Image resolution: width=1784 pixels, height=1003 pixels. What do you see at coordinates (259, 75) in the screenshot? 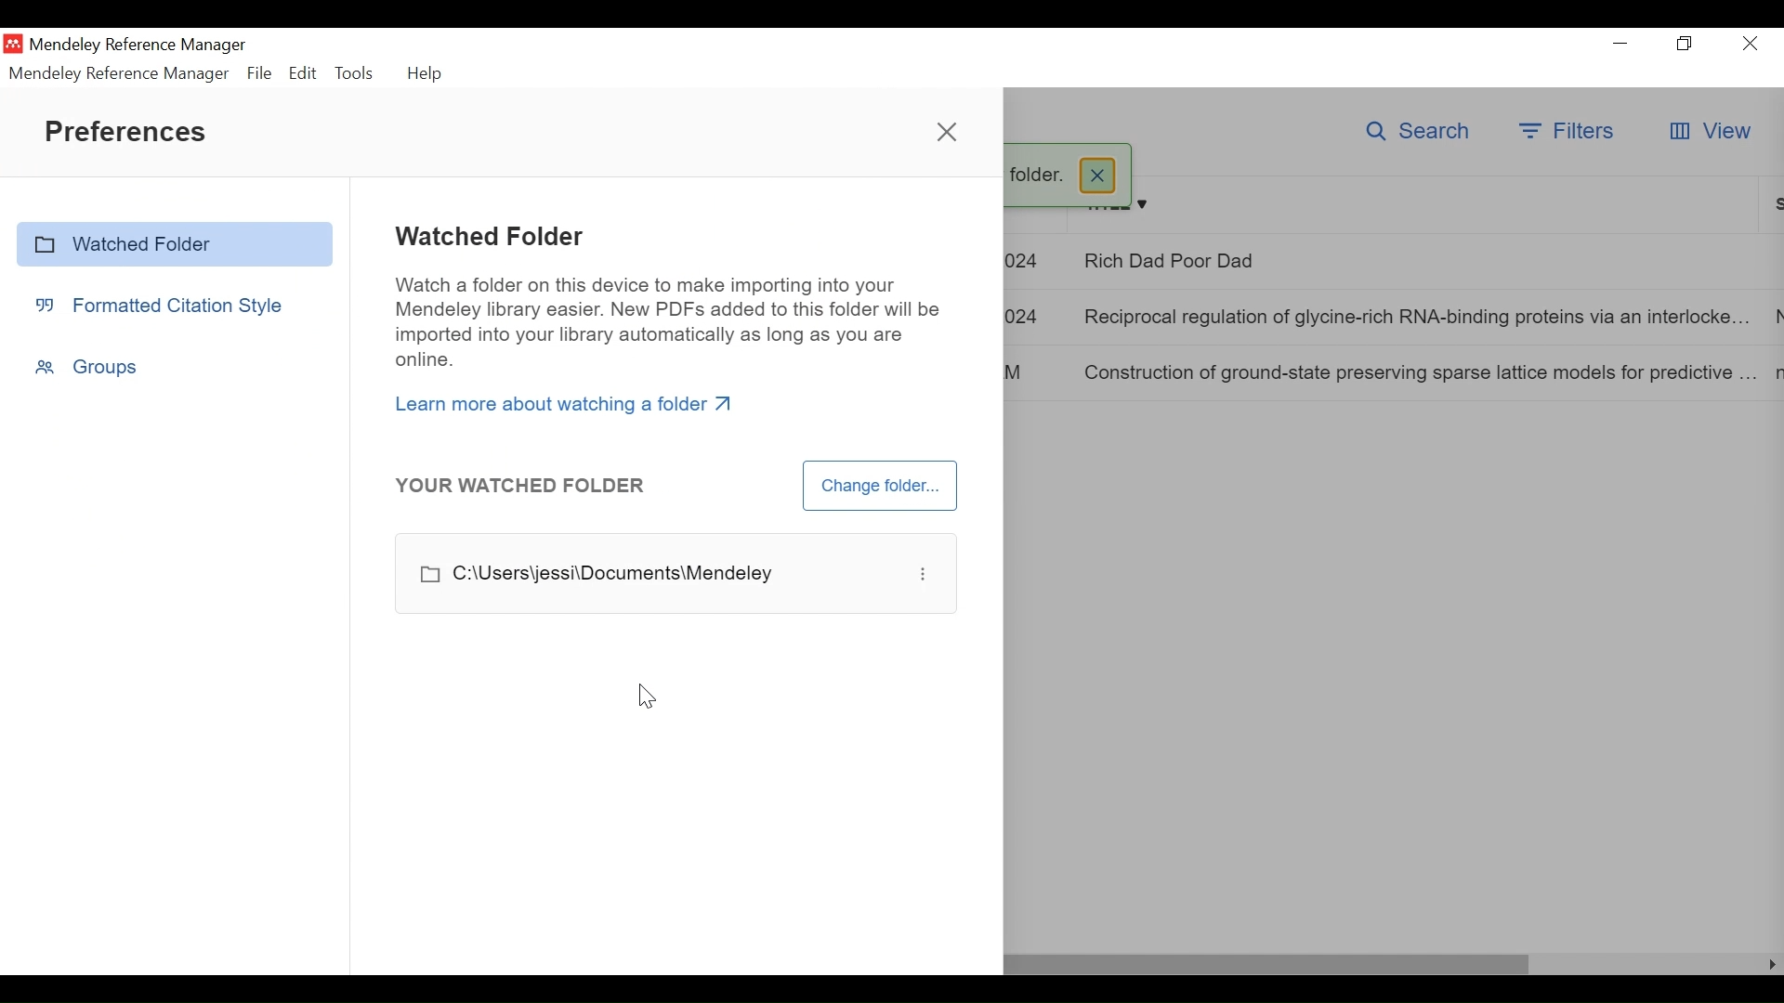
I see `File` at bounding box center [259, 75].